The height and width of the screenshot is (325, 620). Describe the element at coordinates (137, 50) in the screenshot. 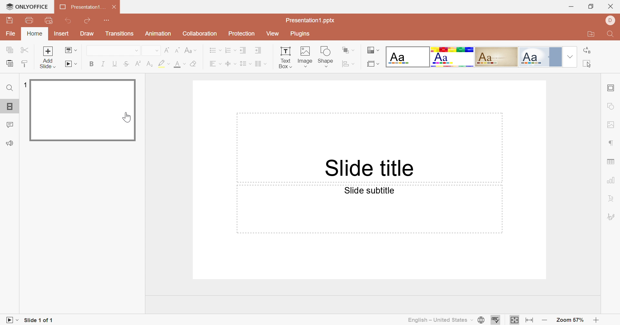

I see `Drop Down` at that location.